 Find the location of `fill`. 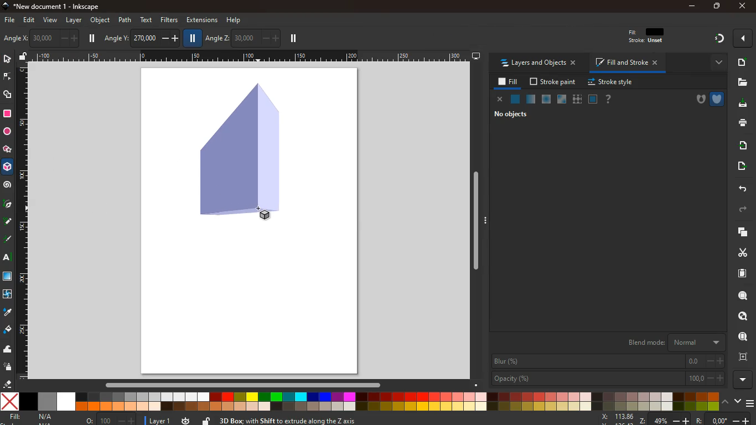

fill is located at coordinates (506, 82).